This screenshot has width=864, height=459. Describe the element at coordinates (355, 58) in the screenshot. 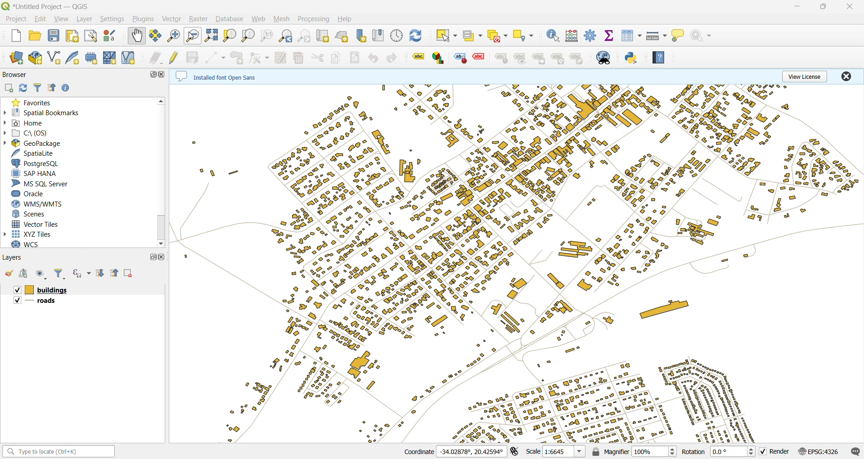

I see `paste` at that location.